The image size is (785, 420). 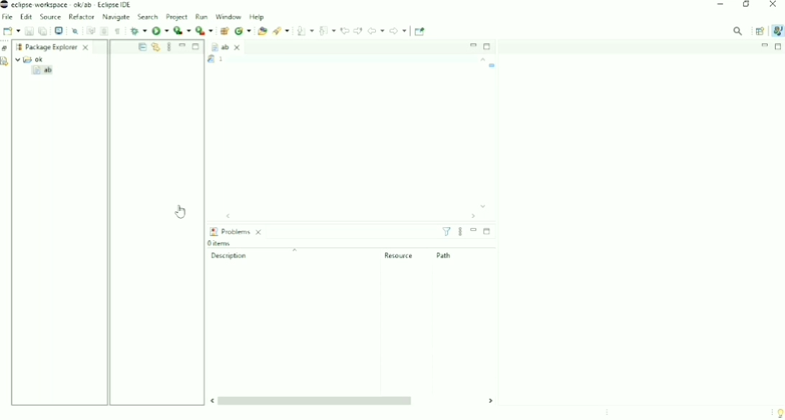 I want to click on Close, so click(x=773, y=6).